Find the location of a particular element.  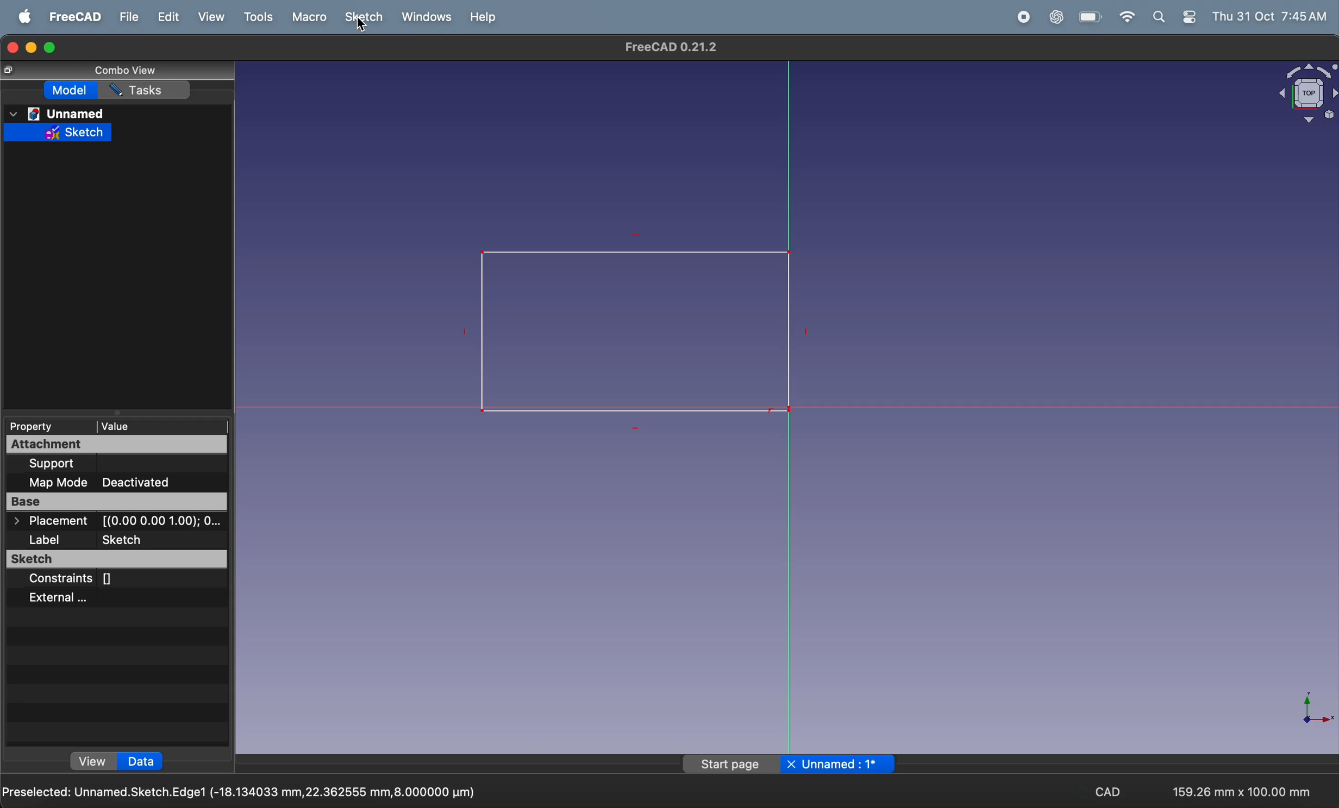

cad is located at coordinates (1103, 790).